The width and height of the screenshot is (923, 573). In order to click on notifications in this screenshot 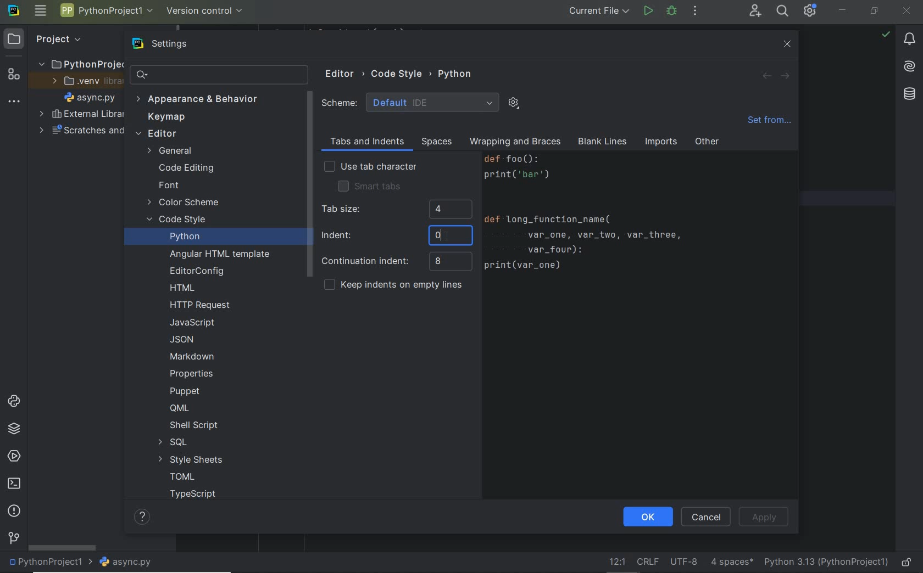, I will do `click(909, 40)`.